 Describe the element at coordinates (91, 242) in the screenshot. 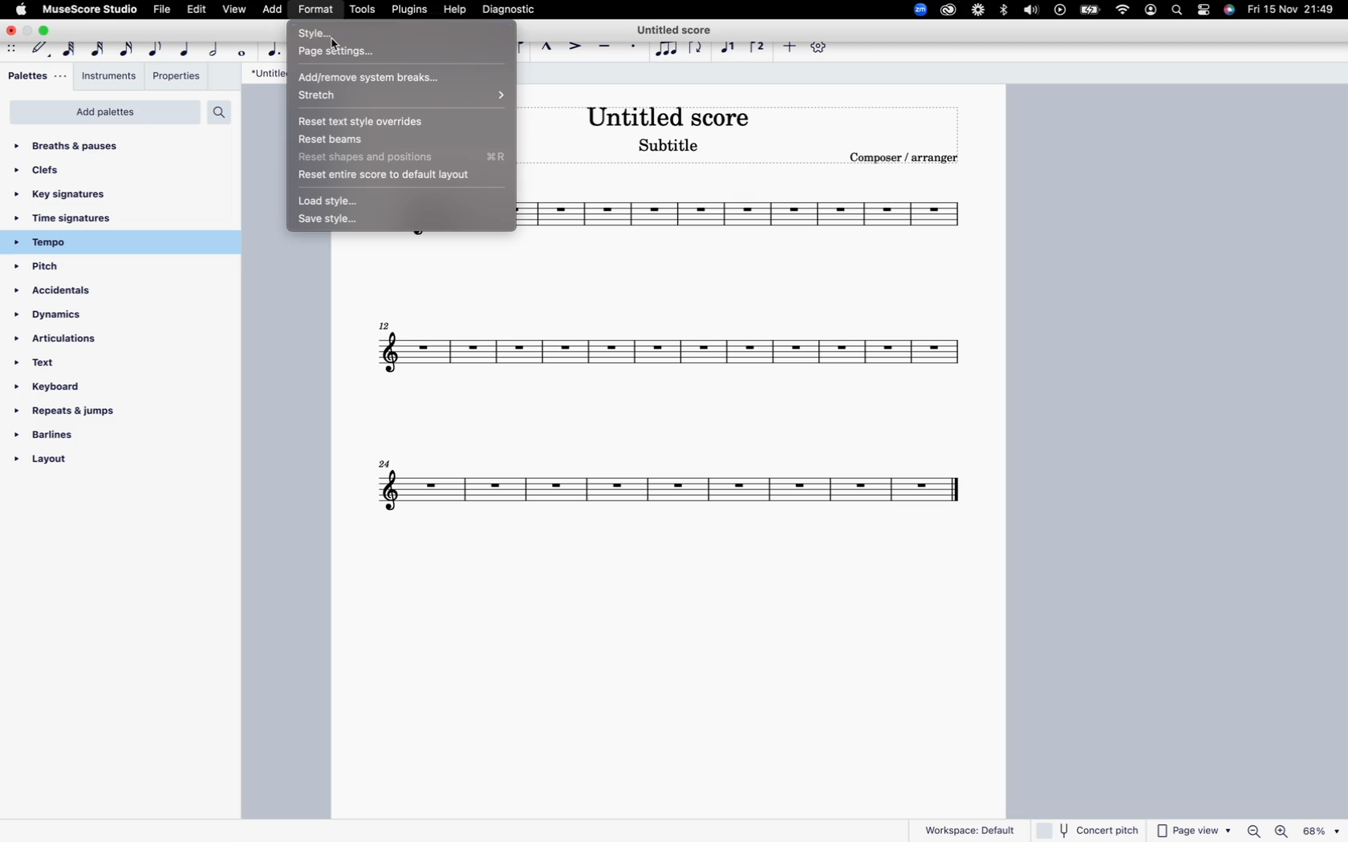

I see `tempo` at that location.